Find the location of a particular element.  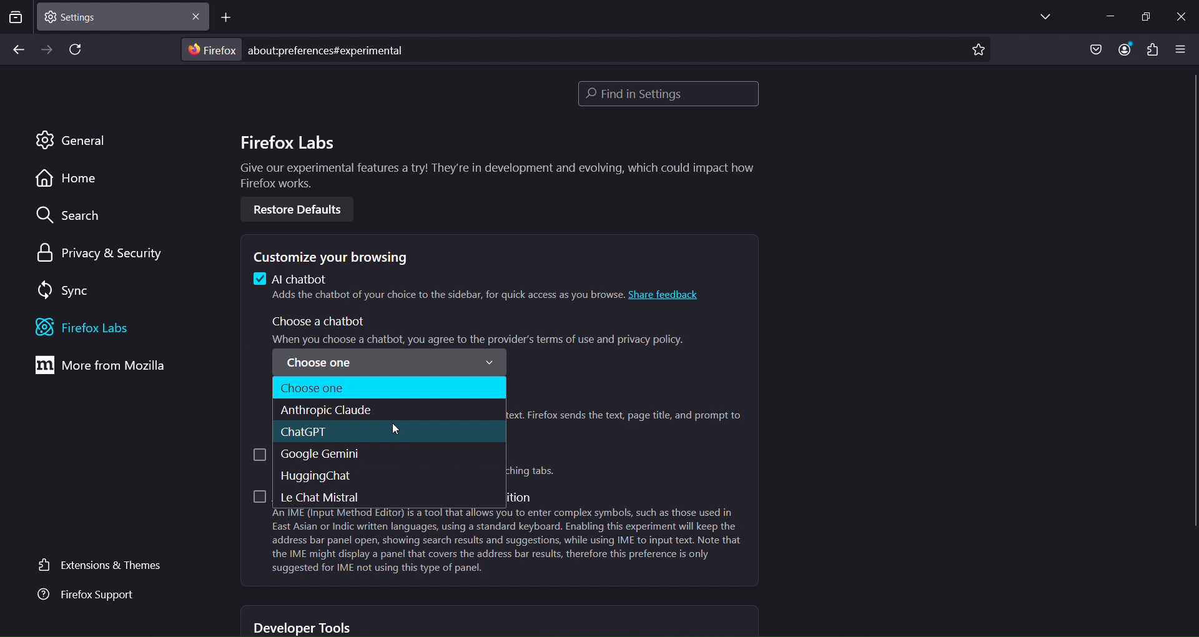

extensions and themes is located at coordinates (98, 564).